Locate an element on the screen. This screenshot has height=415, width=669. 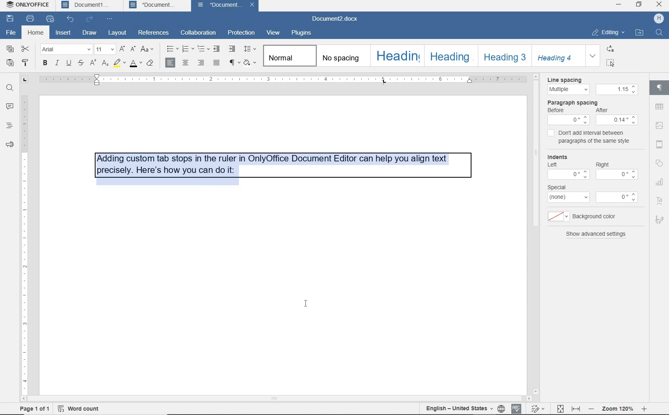
collaboration is located at coordinates (198, 33).